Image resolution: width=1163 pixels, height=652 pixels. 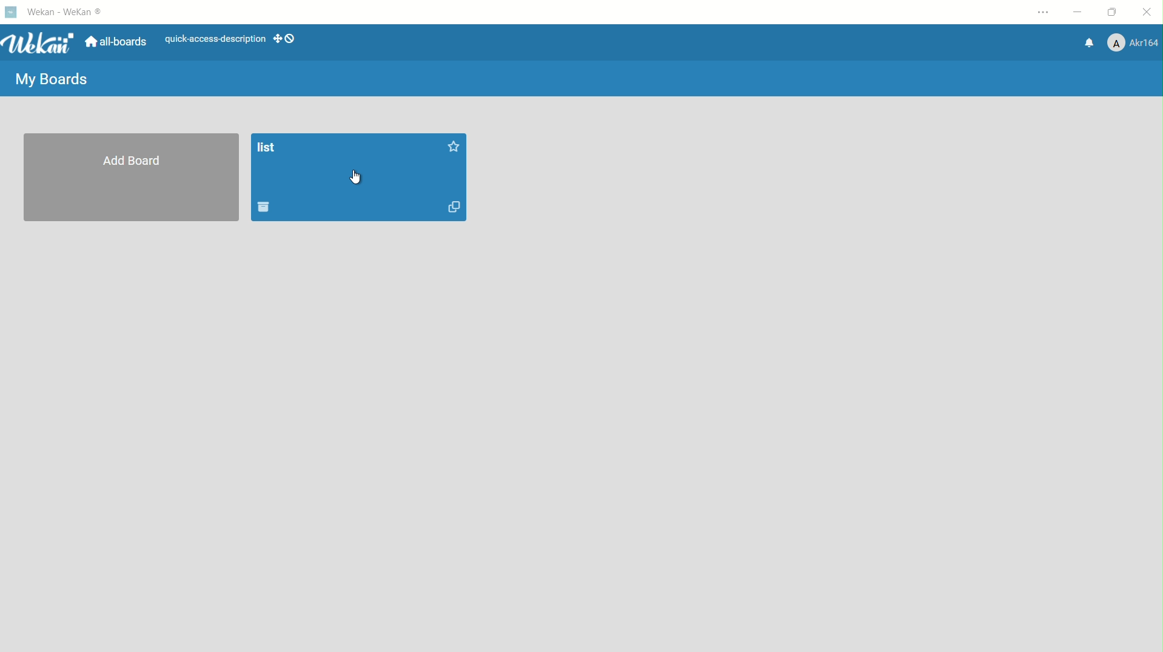 What do you see at coordinates (132, 161) in the screenshot?
I see `add board` at bounding box center [132, 161].